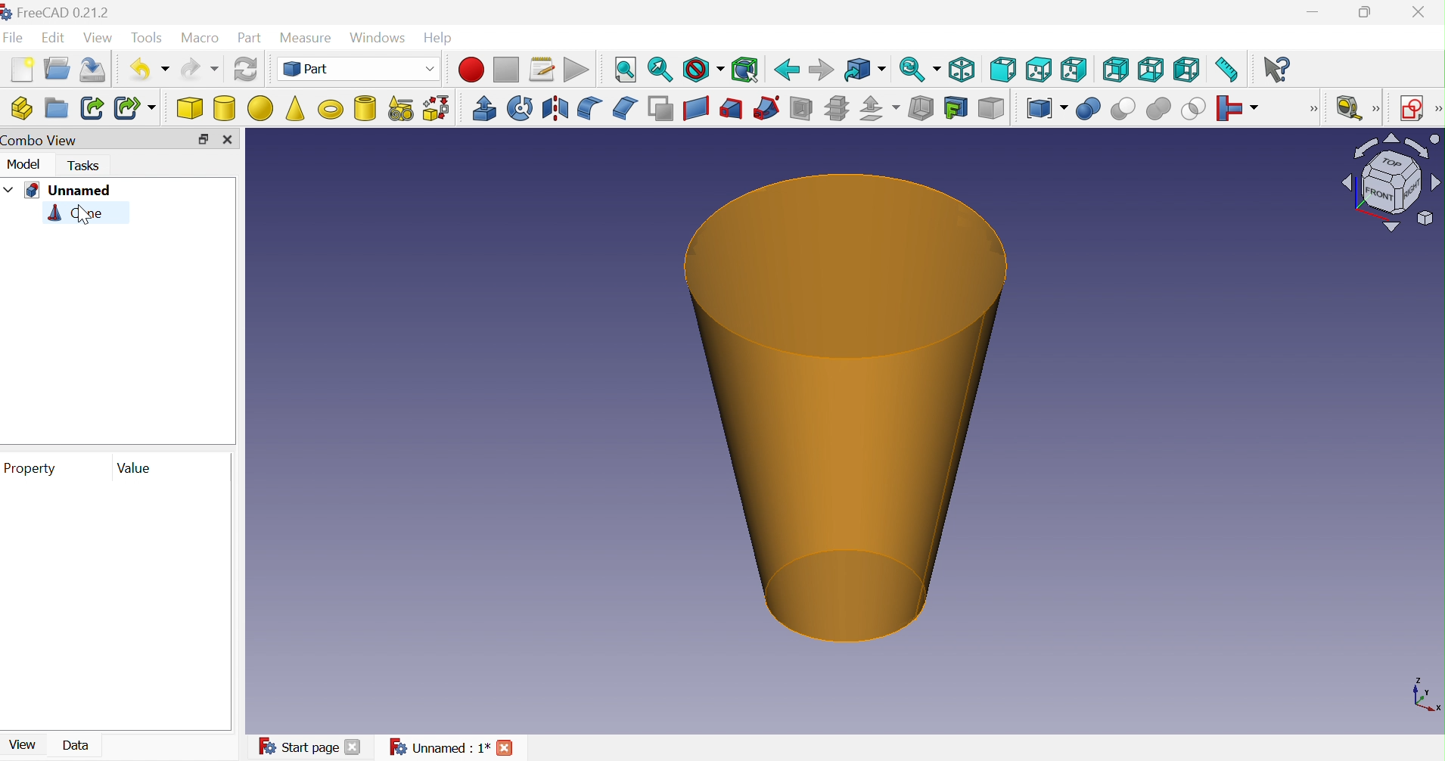 The height and width of the screenshot is (761, 1445). I want to click on Tools, so click(148, 38).